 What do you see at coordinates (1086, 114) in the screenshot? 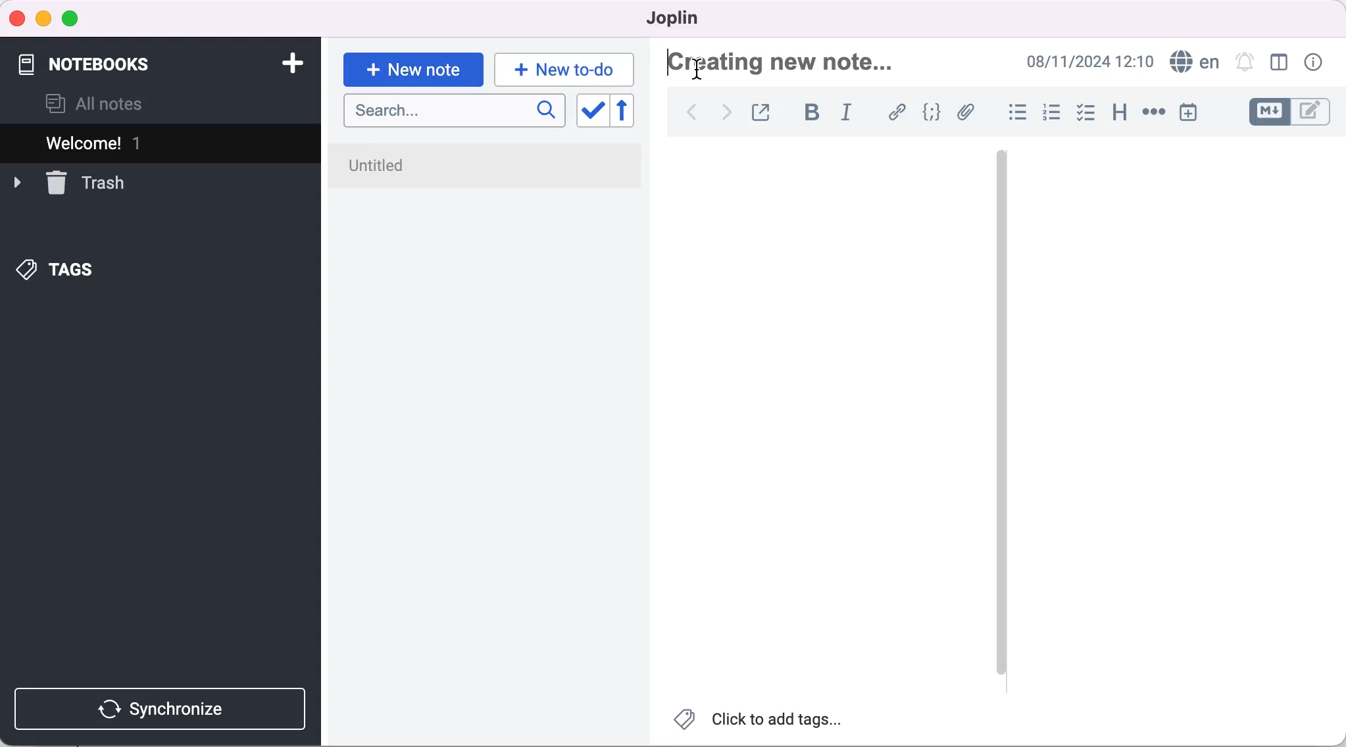
I see `checkbox` at bounding box center [1086, 114].